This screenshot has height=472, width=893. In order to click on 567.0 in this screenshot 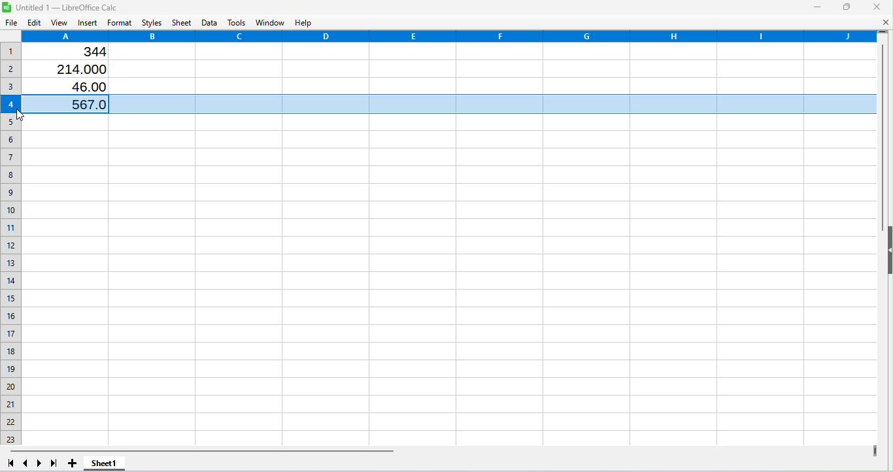, I will do `click(76, 104)`.